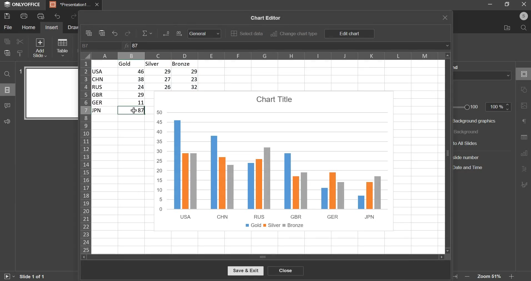  Describe the element at coordinates (523, 73) in the screenshot. I see `slide settings` at that location.